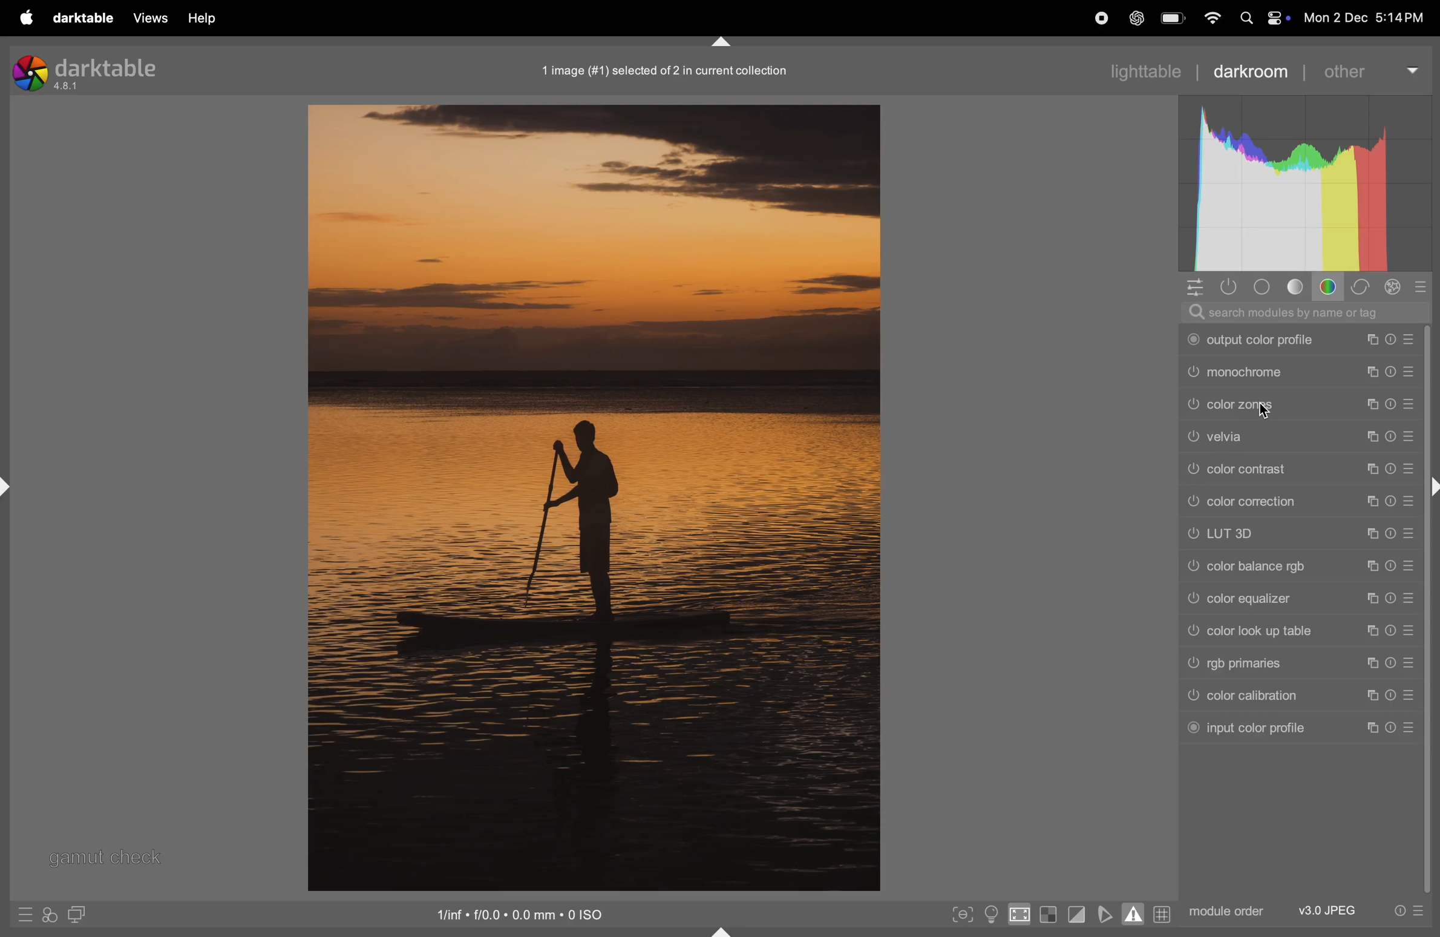  I want to click on color, so click(1330, 286).